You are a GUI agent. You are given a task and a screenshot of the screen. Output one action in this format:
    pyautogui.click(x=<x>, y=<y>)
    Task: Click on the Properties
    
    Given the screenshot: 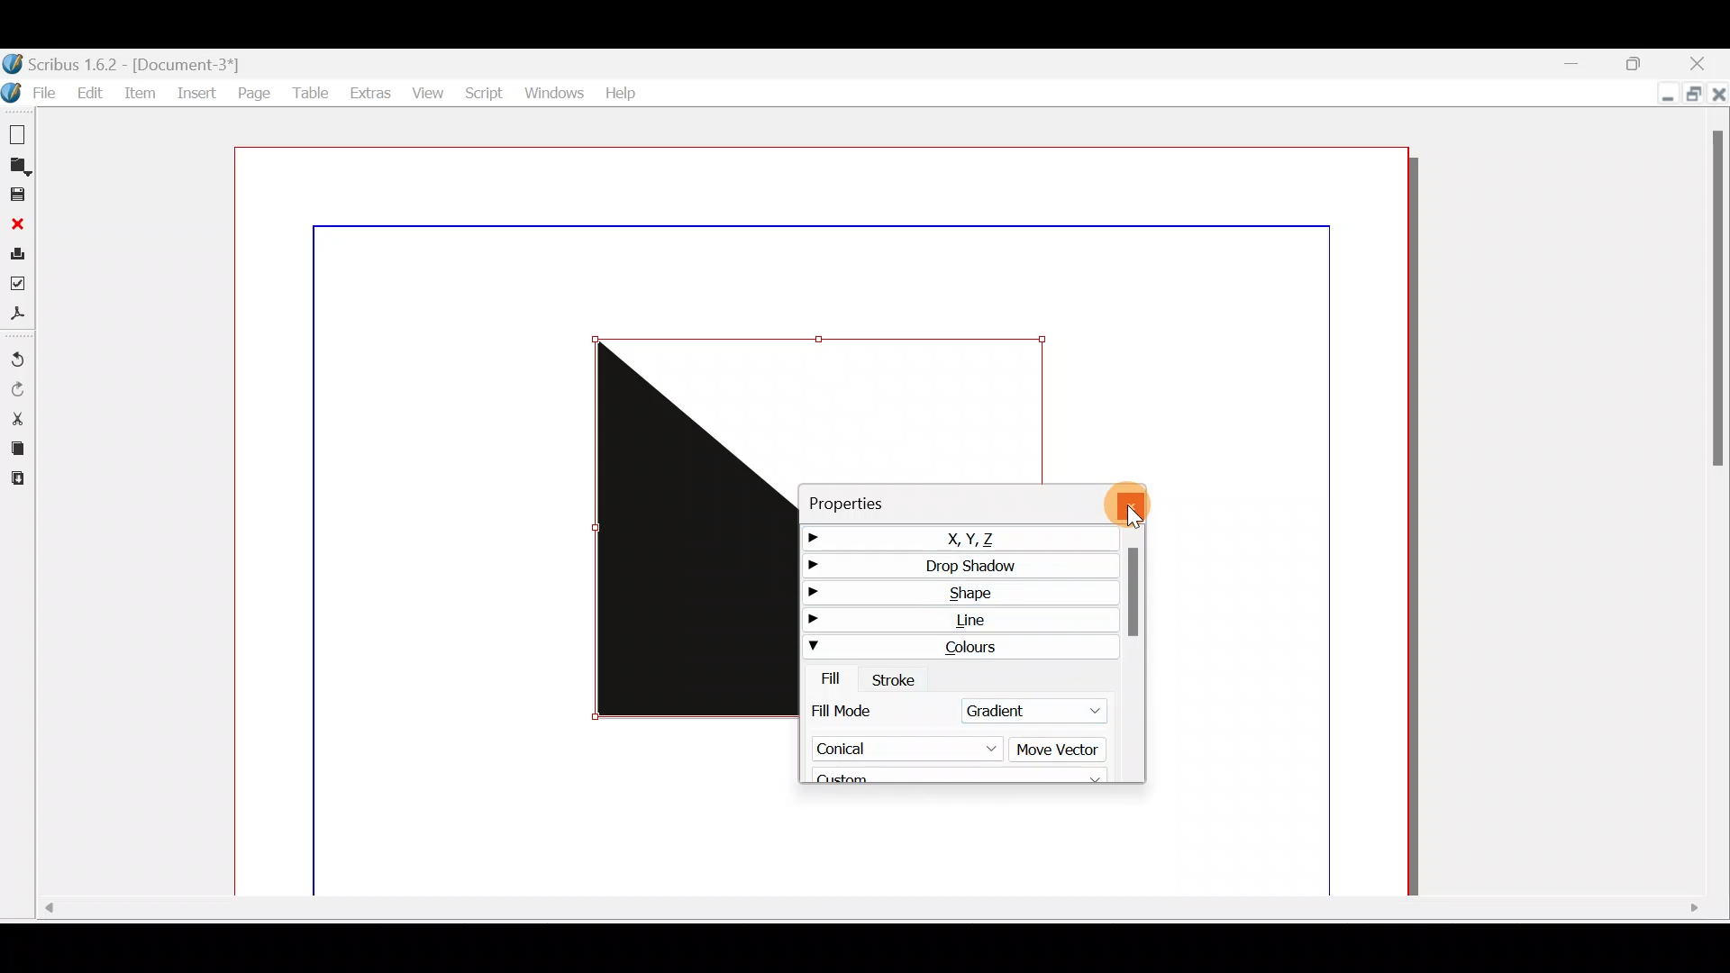 What is the action you would take?
    pyautogui.click(x=886, y=500)
    